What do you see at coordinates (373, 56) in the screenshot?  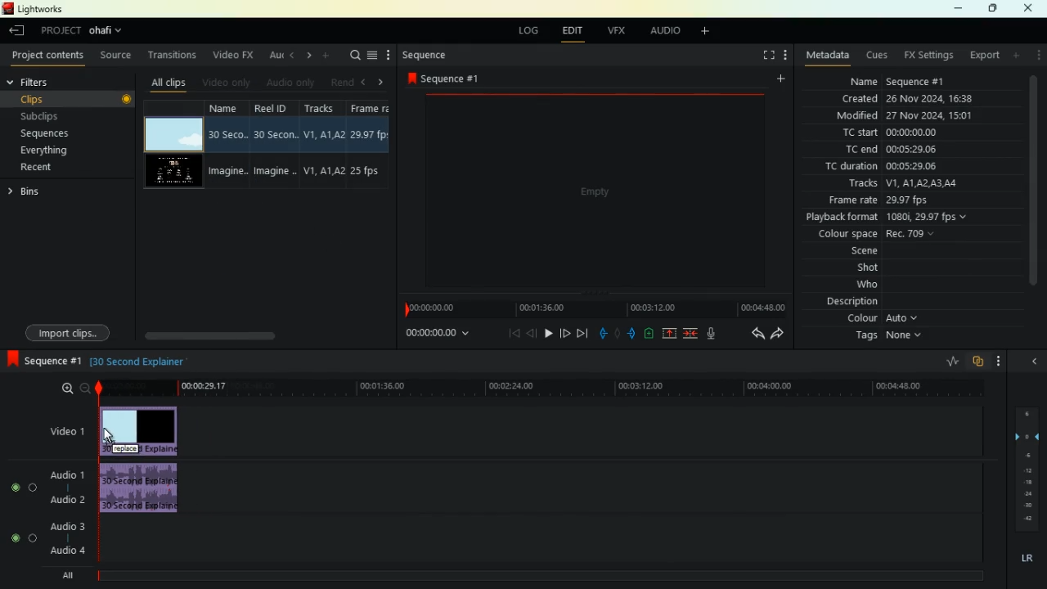 I see `menu` at bounding box center [373, 56].